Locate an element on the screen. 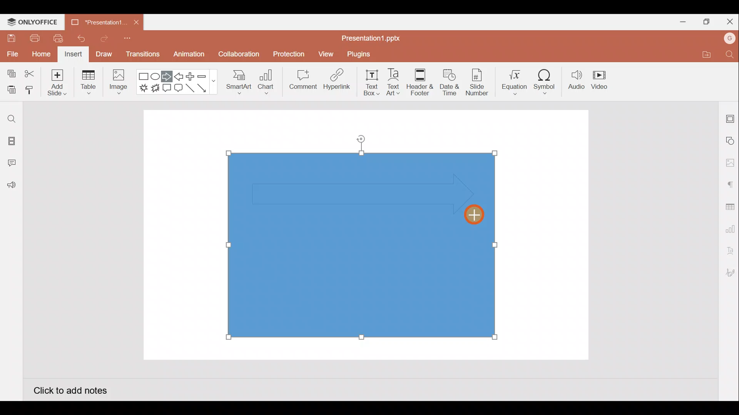 The height and width of the screenshot is (415, 739). Explosion 1 is located at coordinates (144, 88).